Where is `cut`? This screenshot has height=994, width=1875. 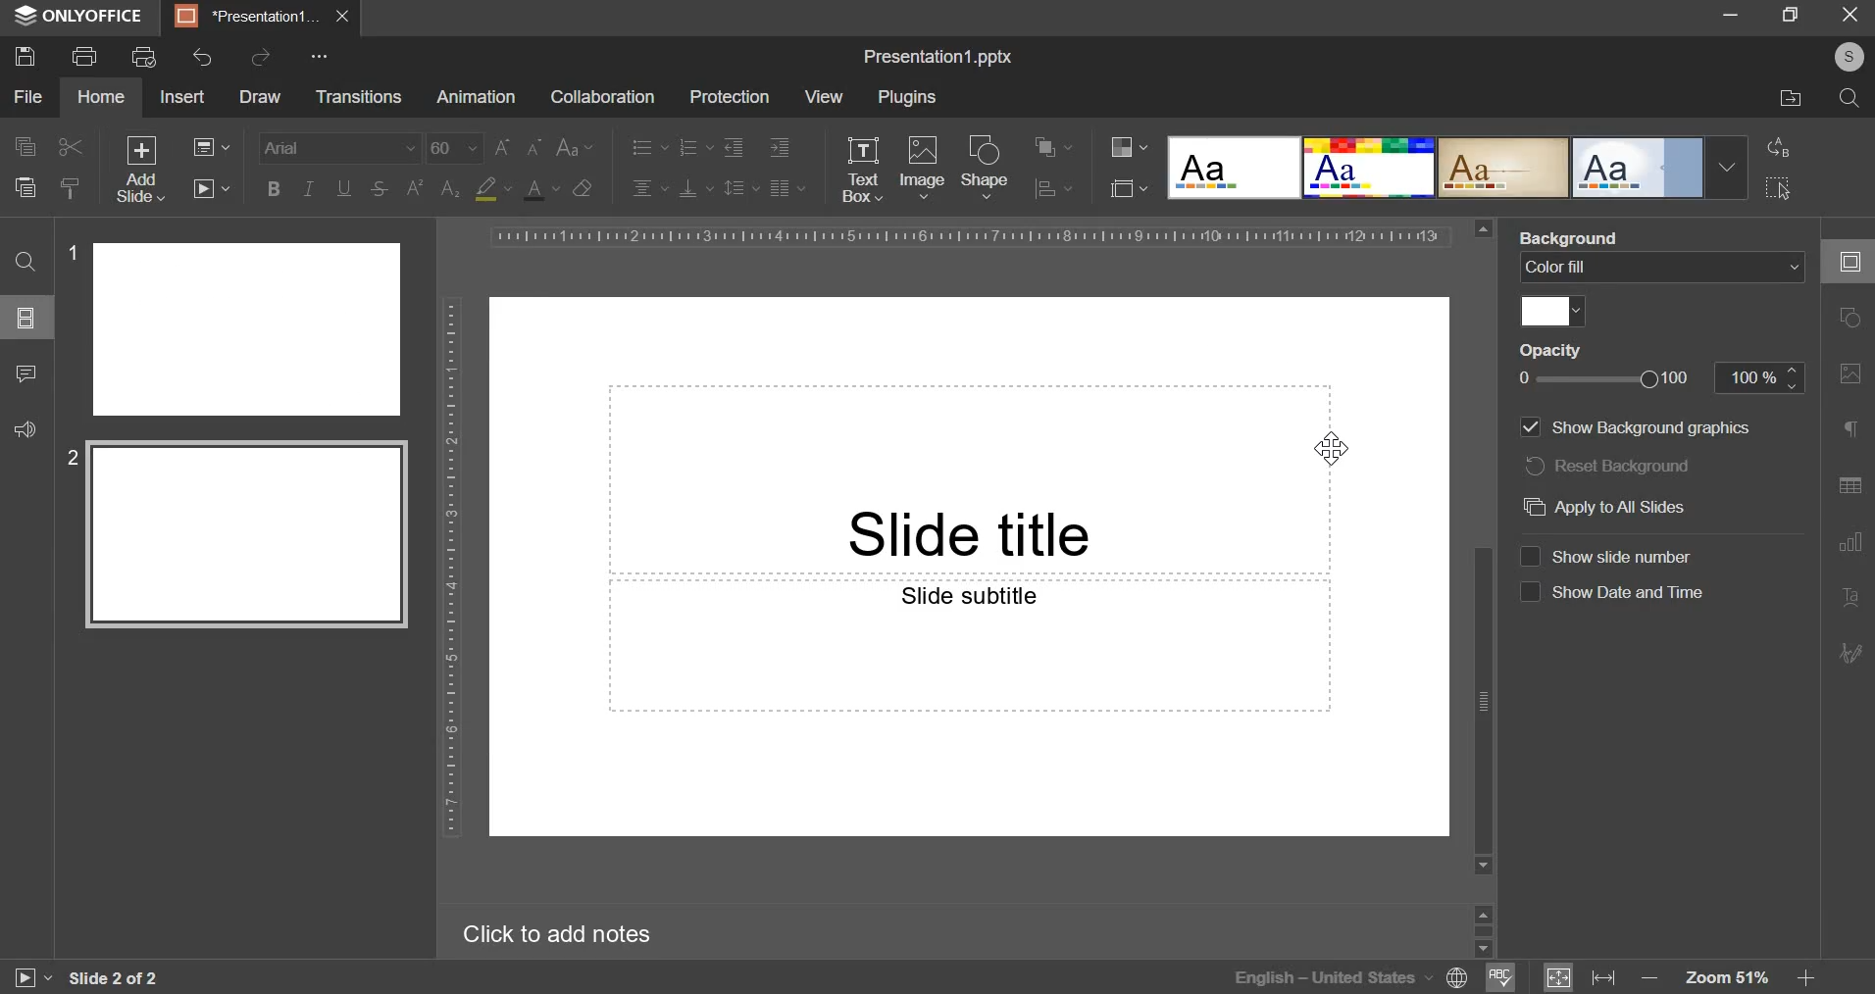 cut is located at coordinates (72, 147).